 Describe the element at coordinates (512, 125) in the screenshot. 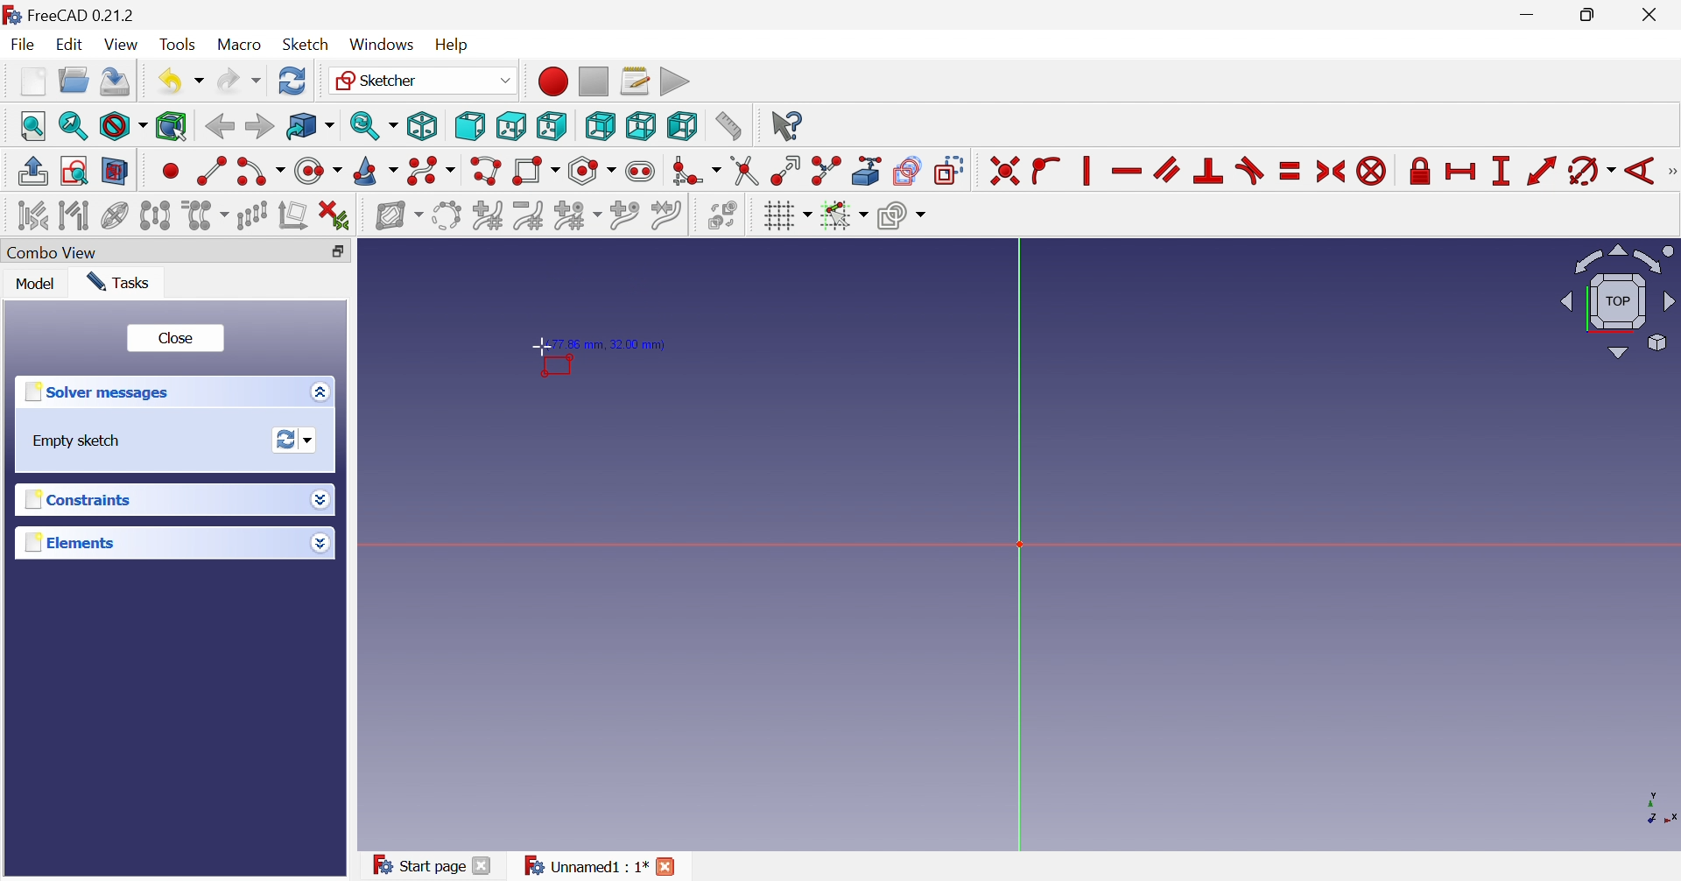

I see `Top` at that location.